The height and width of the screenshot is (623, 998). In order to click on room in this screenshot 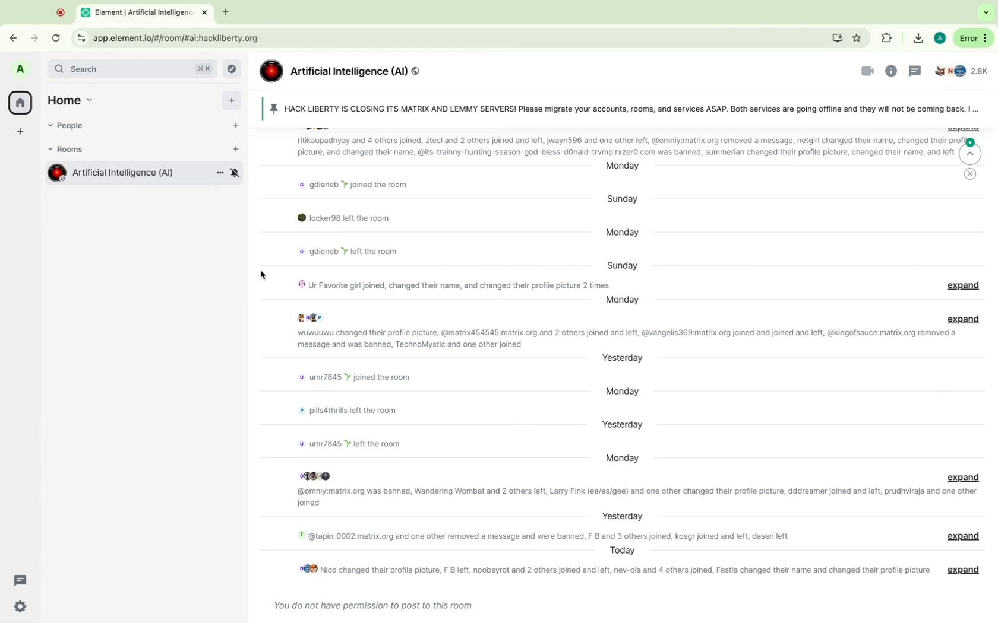, I will do `click(111, 173)`.